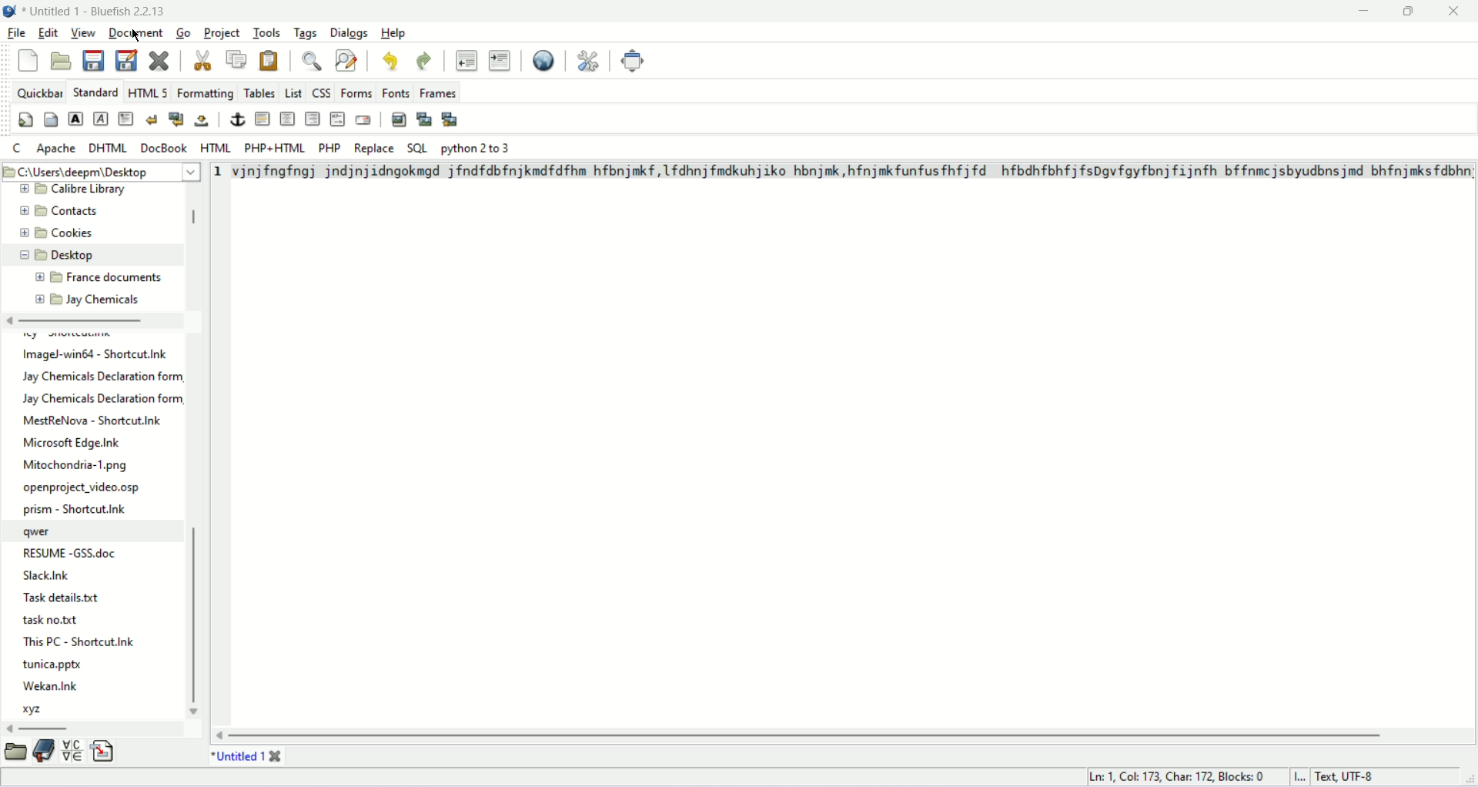 Image resolution: width=1478 pixels, height=787 pixels. Describe the element at coordinates (72, 443) in the screenshot. I see `Microsoft Edge.Ink` at that location.